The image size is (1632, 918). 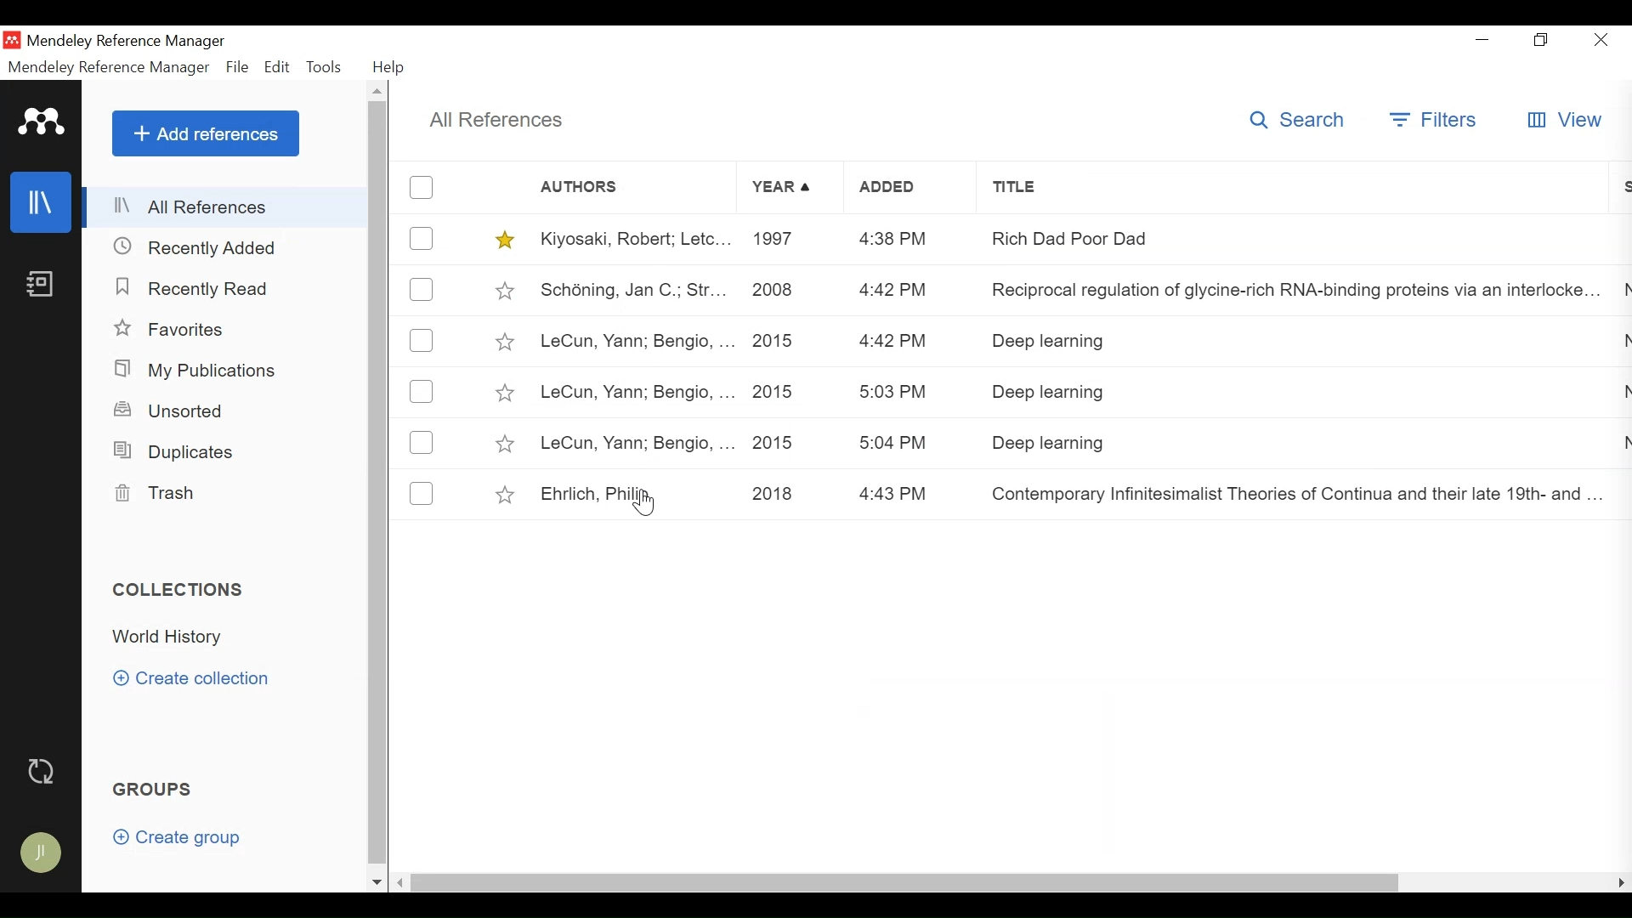 I want to click on (un)select, so click(x=422, y=493).